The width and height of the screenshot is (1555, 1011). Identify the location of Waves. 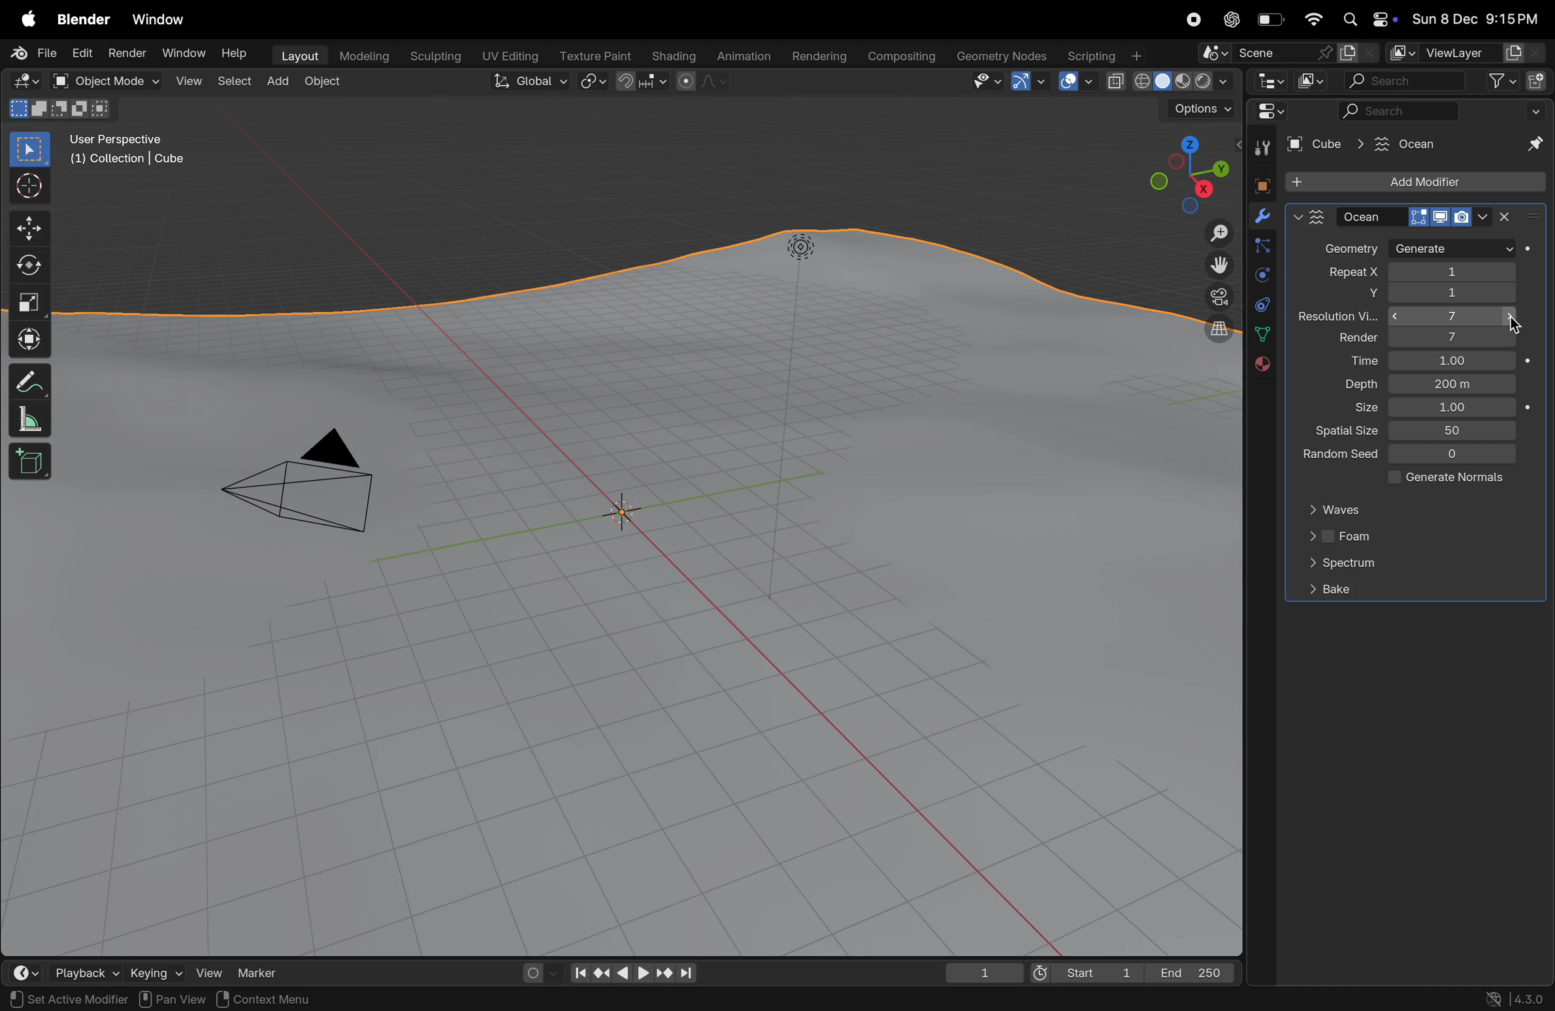
(1341, 510).